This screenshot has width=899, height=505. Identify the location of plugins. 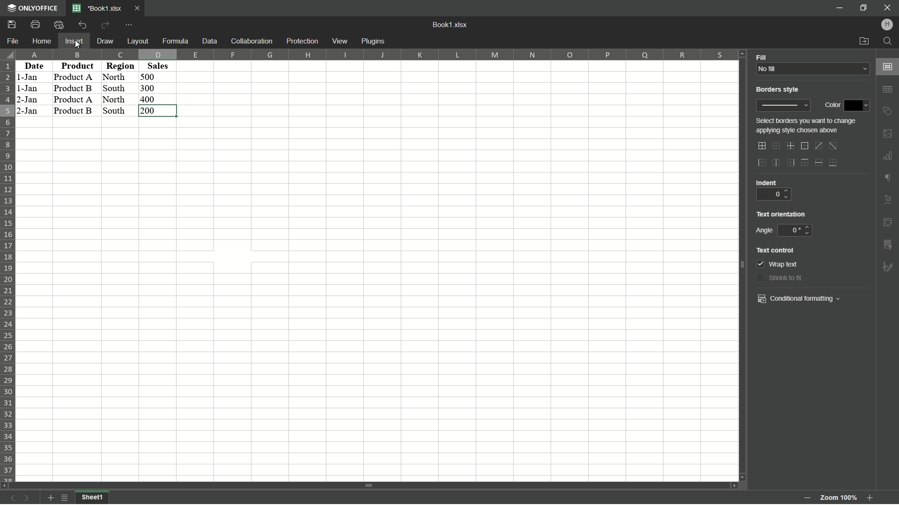
(373, 41).